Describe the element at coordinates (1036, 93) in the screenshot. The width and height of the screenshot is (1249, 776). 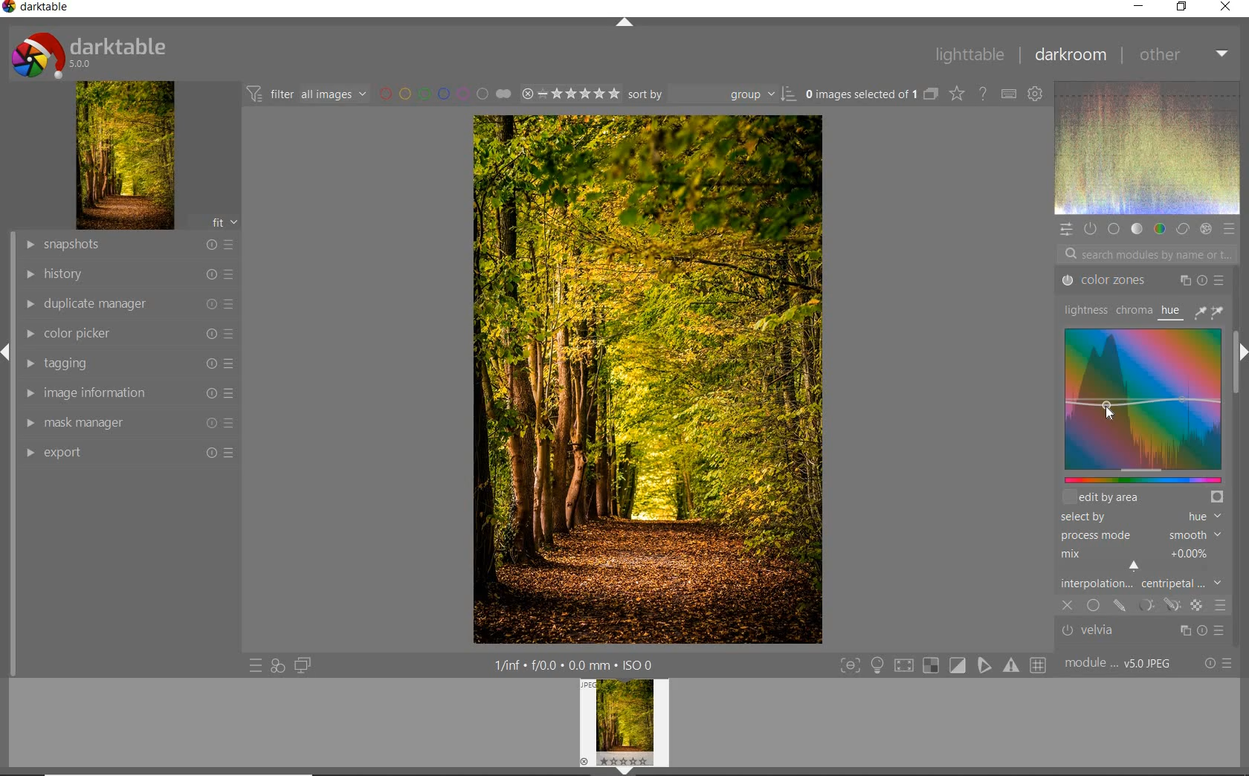
I see `SHOW GLOBAL PREFERENCE` at that location.